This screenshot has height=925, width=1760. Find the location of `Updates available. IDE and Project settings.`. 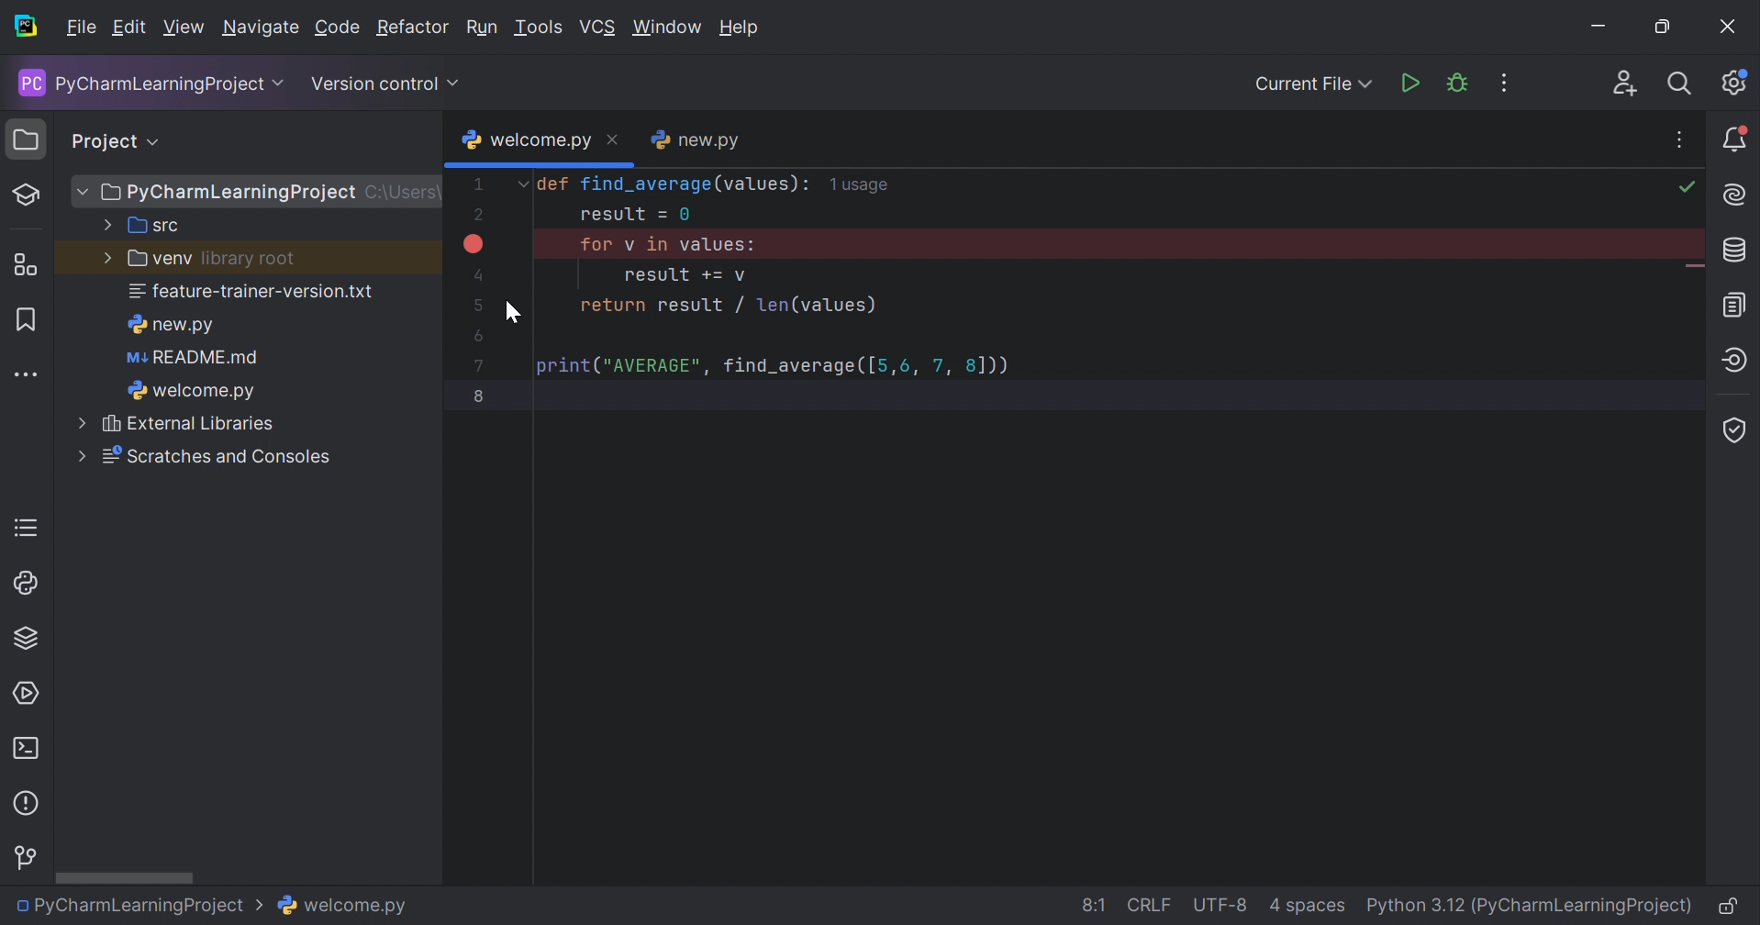

Updates available. IDE and Project settings. is located at coordinates (1736, 84).